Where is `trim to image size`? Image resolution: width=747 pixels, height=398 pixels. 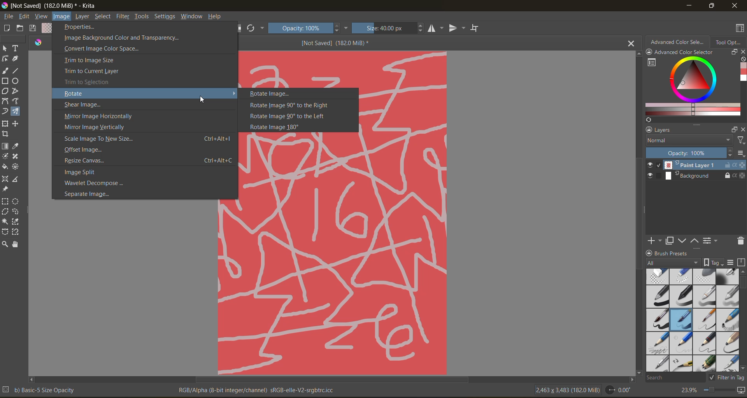
trim to image size is located at coordinates (90, 61).